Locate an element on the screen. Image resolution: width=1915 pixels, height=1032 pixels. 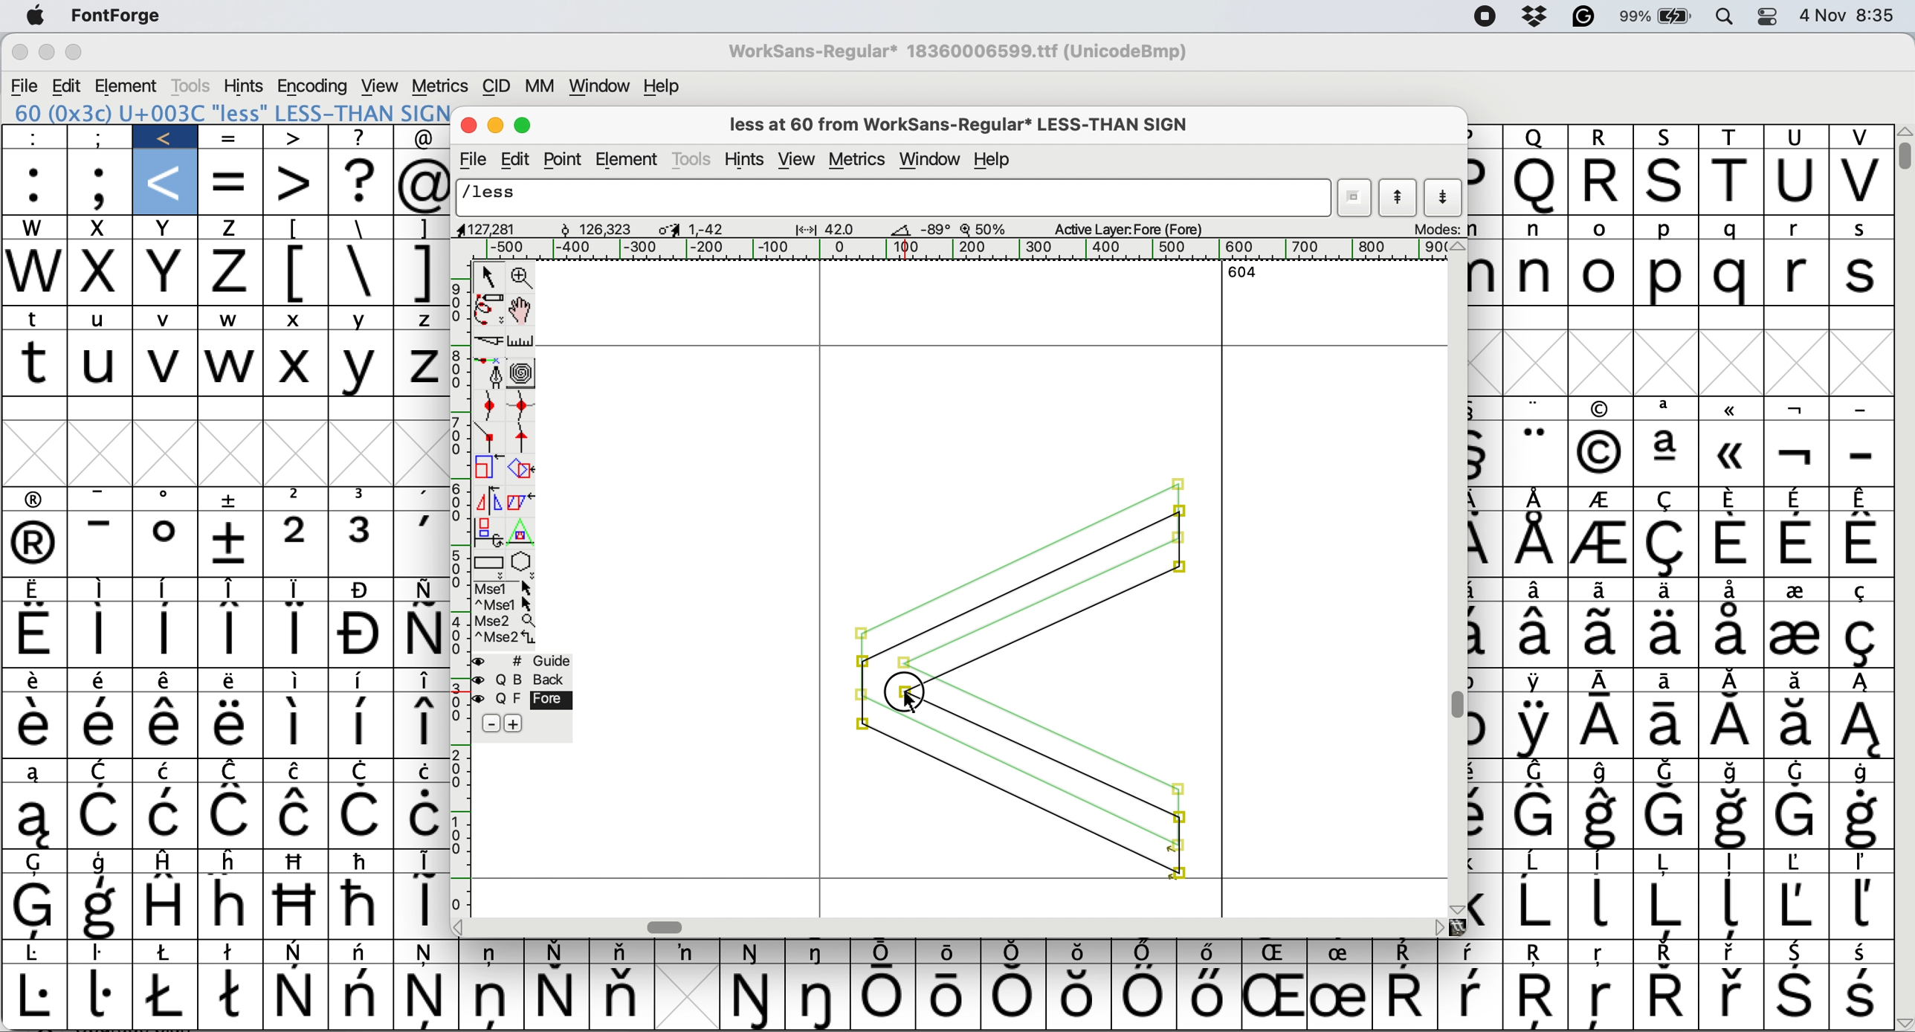
Symbol is located at coordinates (559, 950).